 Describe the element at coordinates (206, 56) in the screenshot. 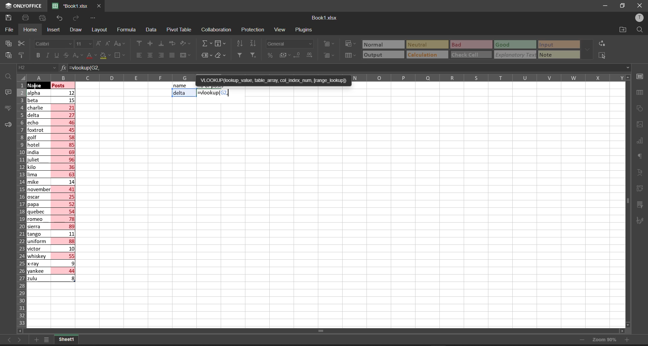

I see `named ranges` at that location.